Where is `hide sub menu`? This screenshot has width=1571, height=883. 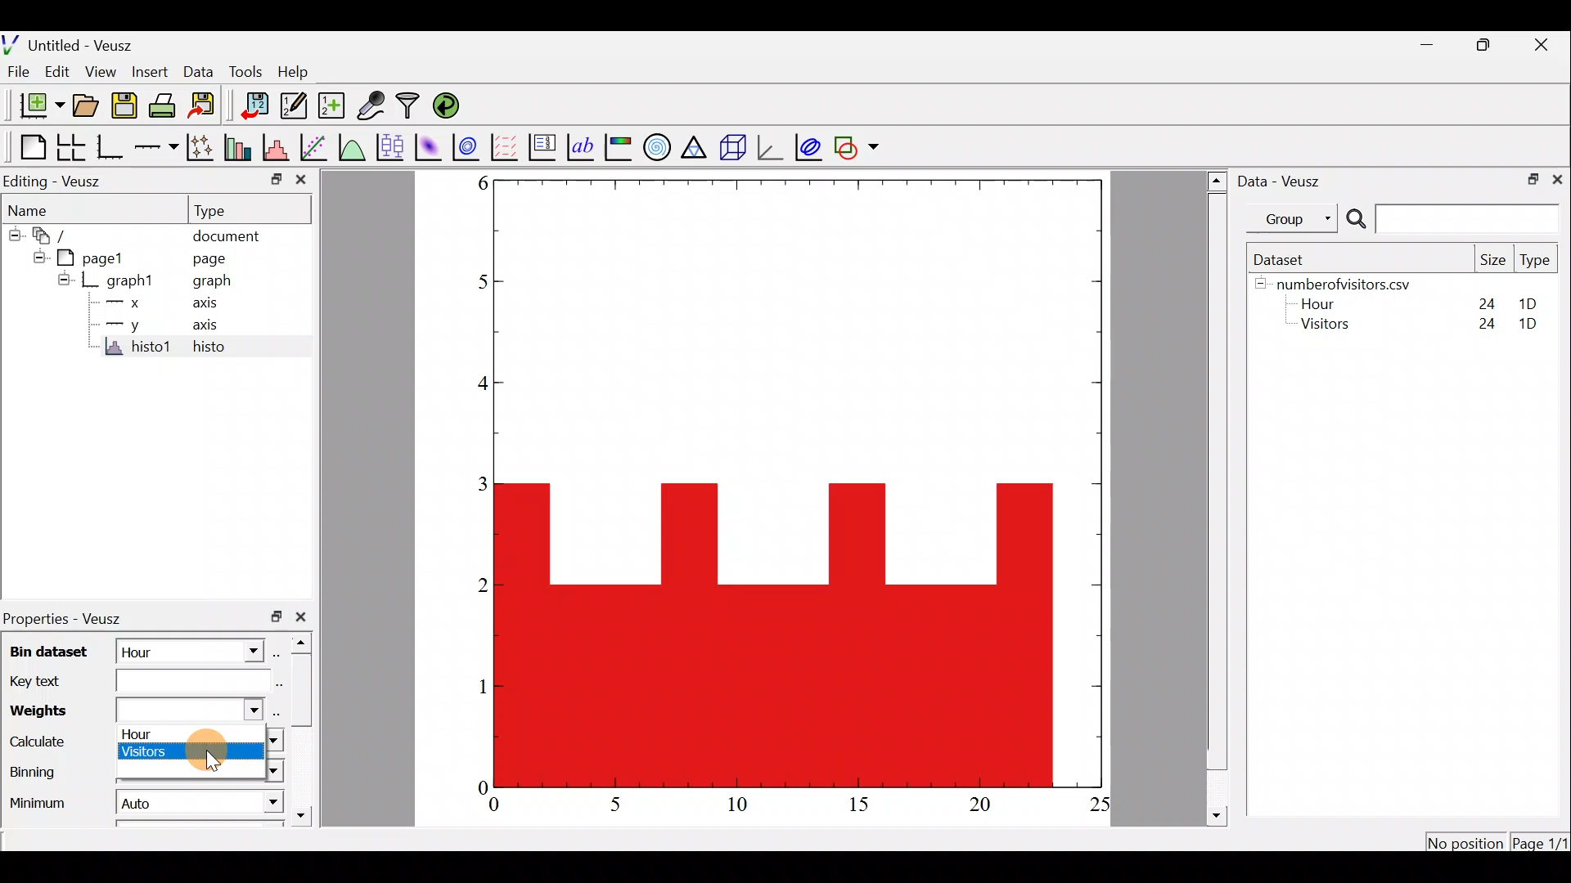 hide sub menu is located at coordinates (1258, 287).